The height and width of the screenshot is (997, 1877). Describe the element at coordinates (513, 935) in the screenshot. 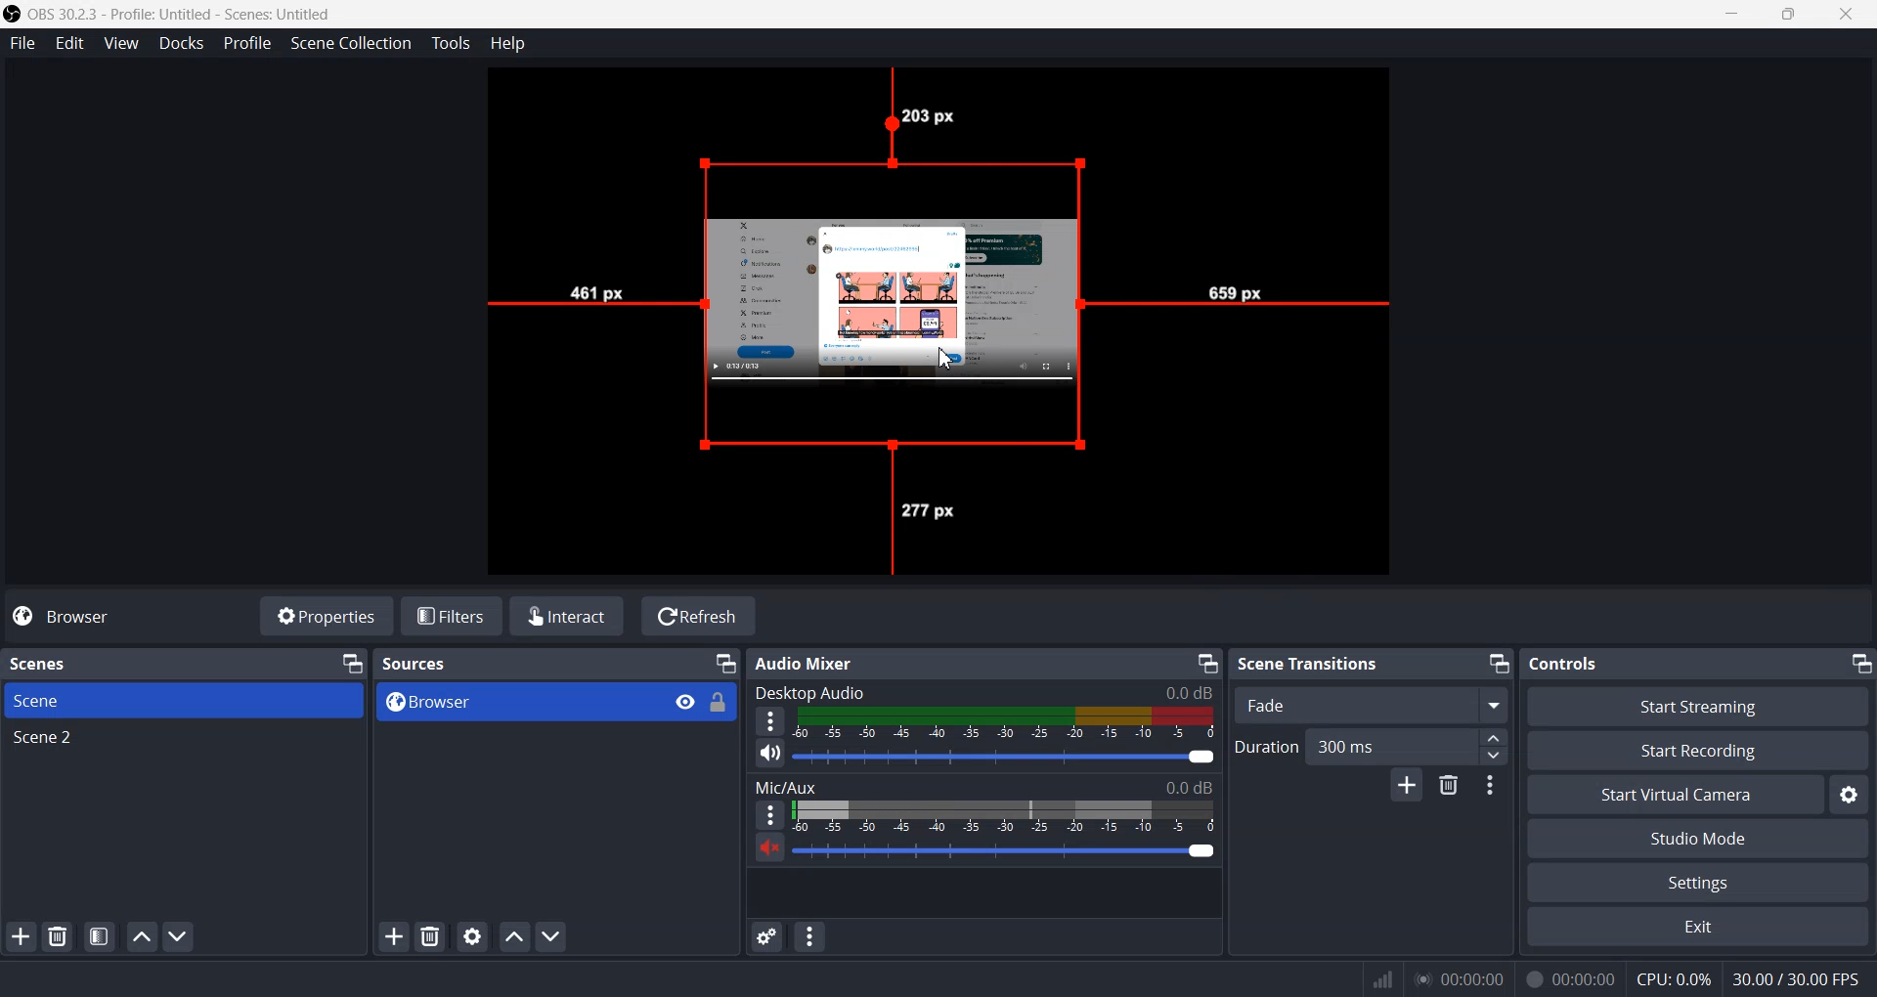

I see `Move sources up` at that location.